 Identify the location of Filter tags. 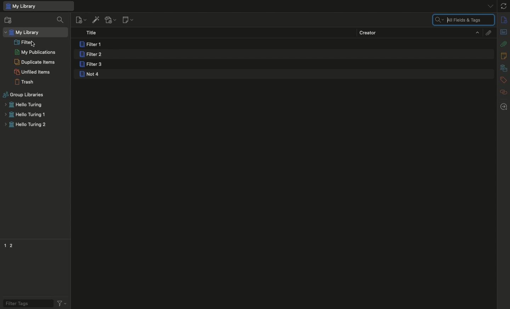
(25, 303).